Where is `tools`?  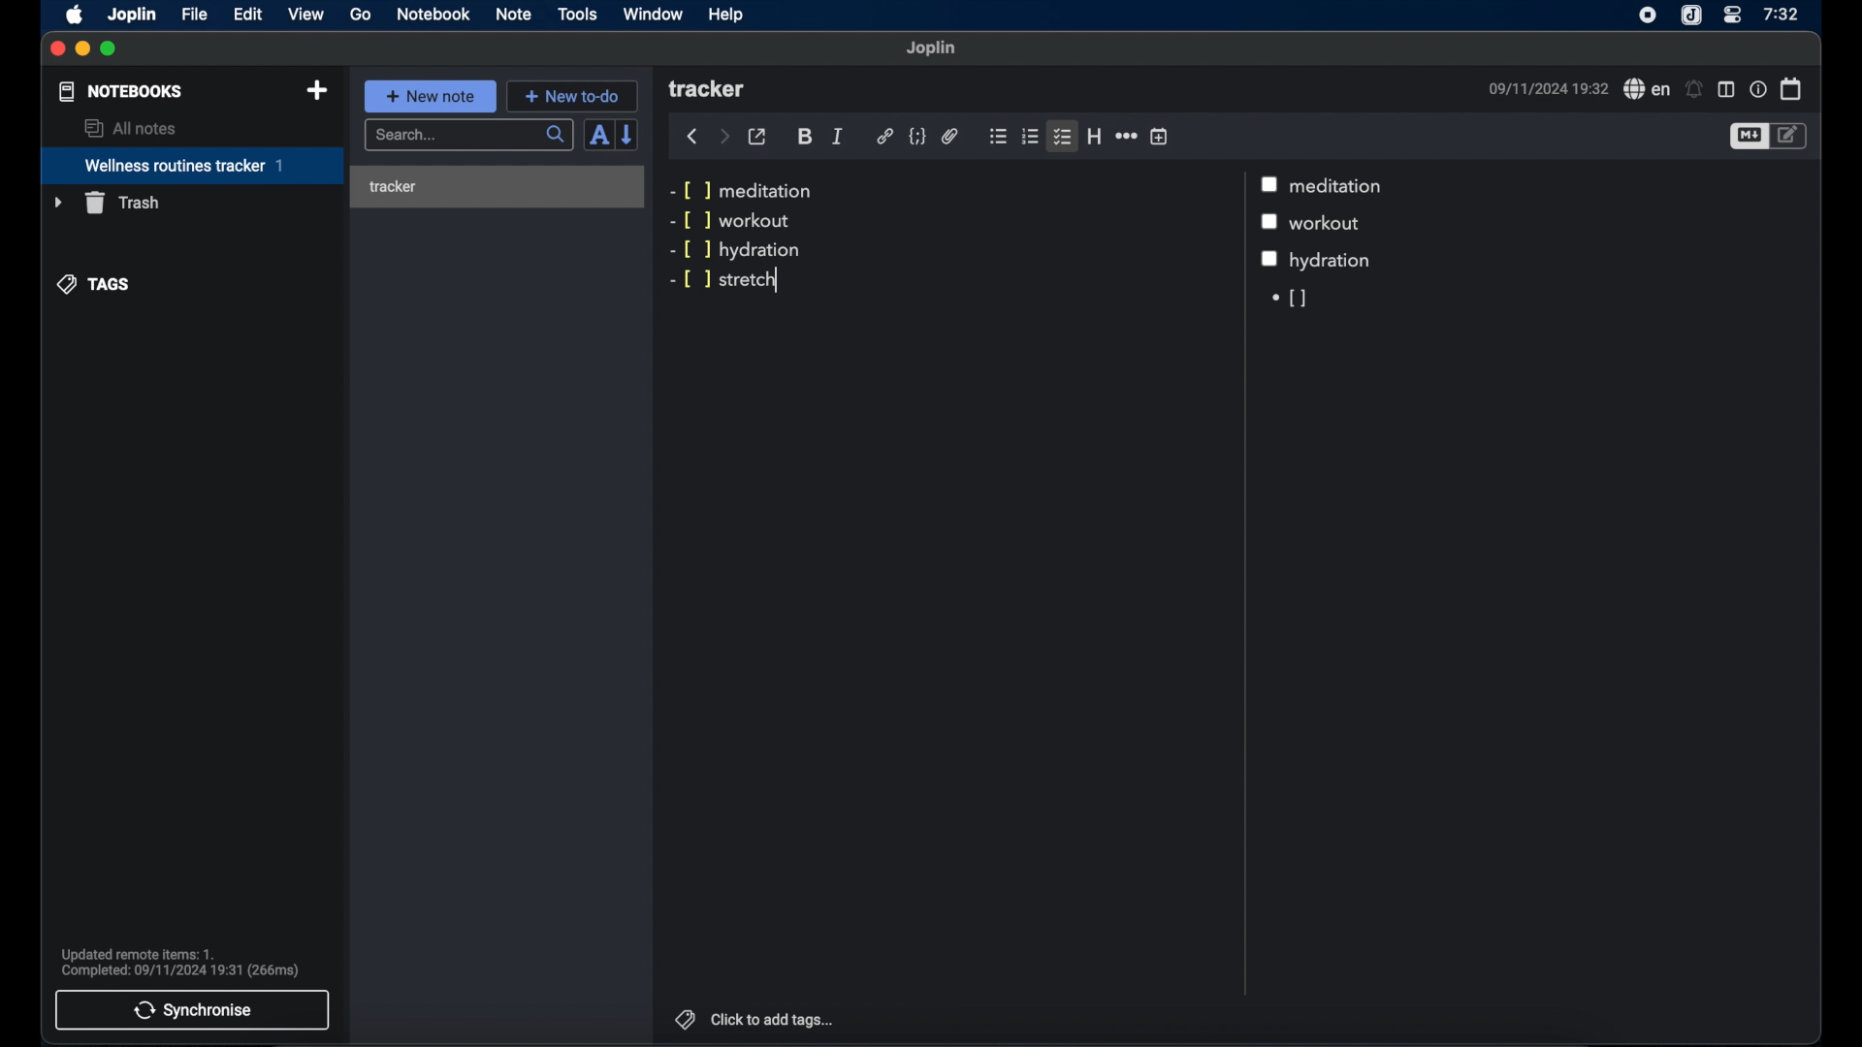 tools is located at coordinates (578, 15).